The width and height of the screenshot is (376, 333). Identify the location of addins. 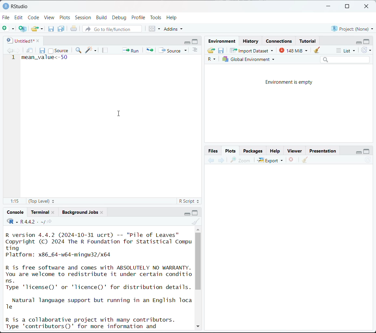
(174, 29).